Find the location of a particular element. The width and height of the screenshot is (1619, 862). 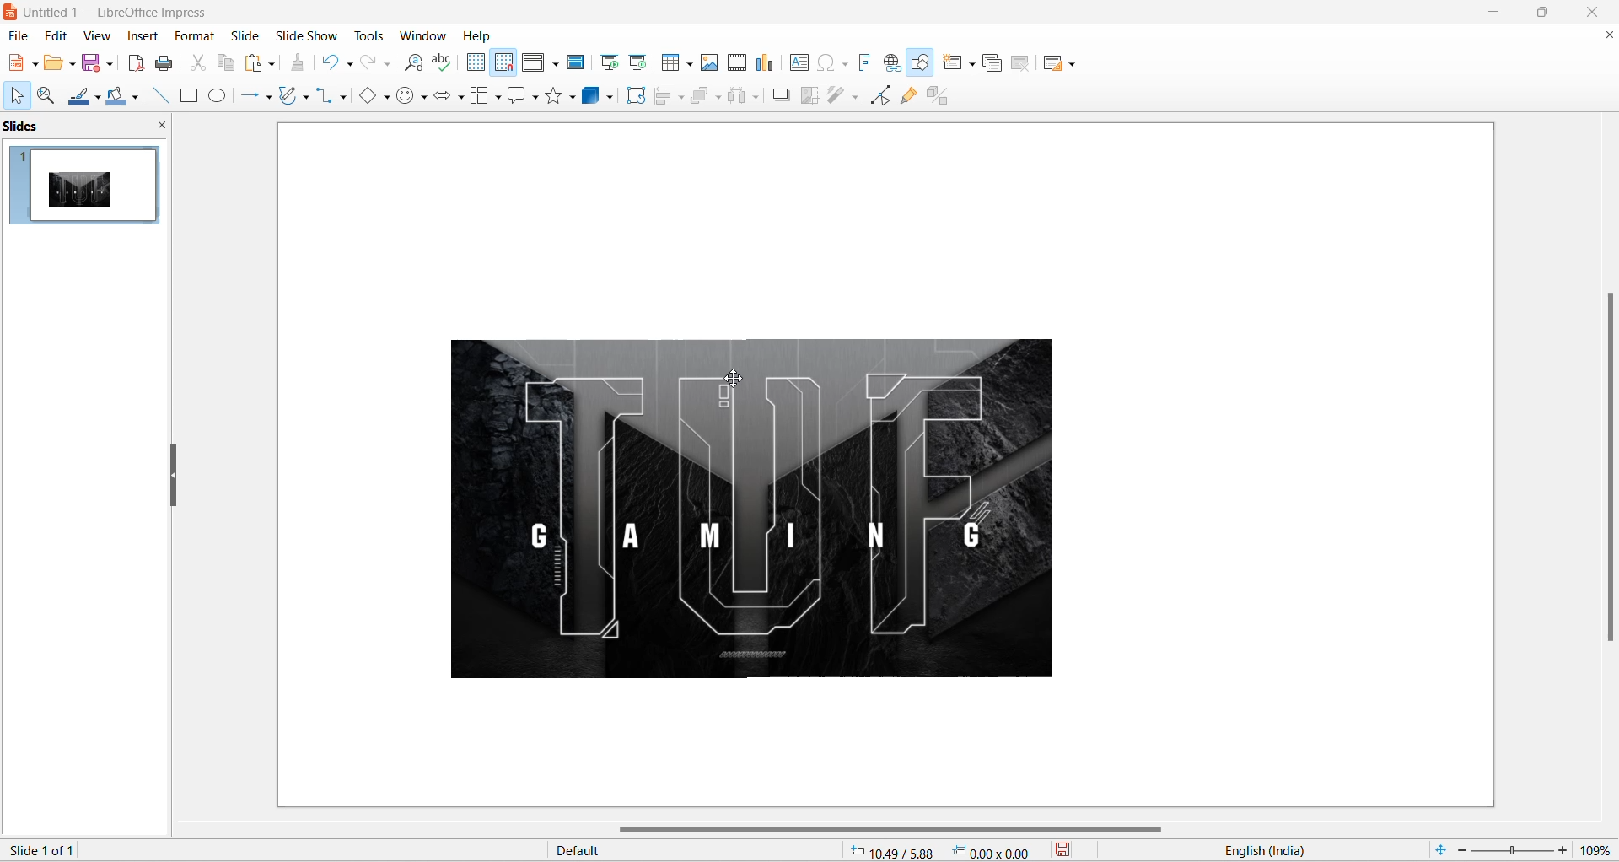

spelling is located at coordinates (442, 63).